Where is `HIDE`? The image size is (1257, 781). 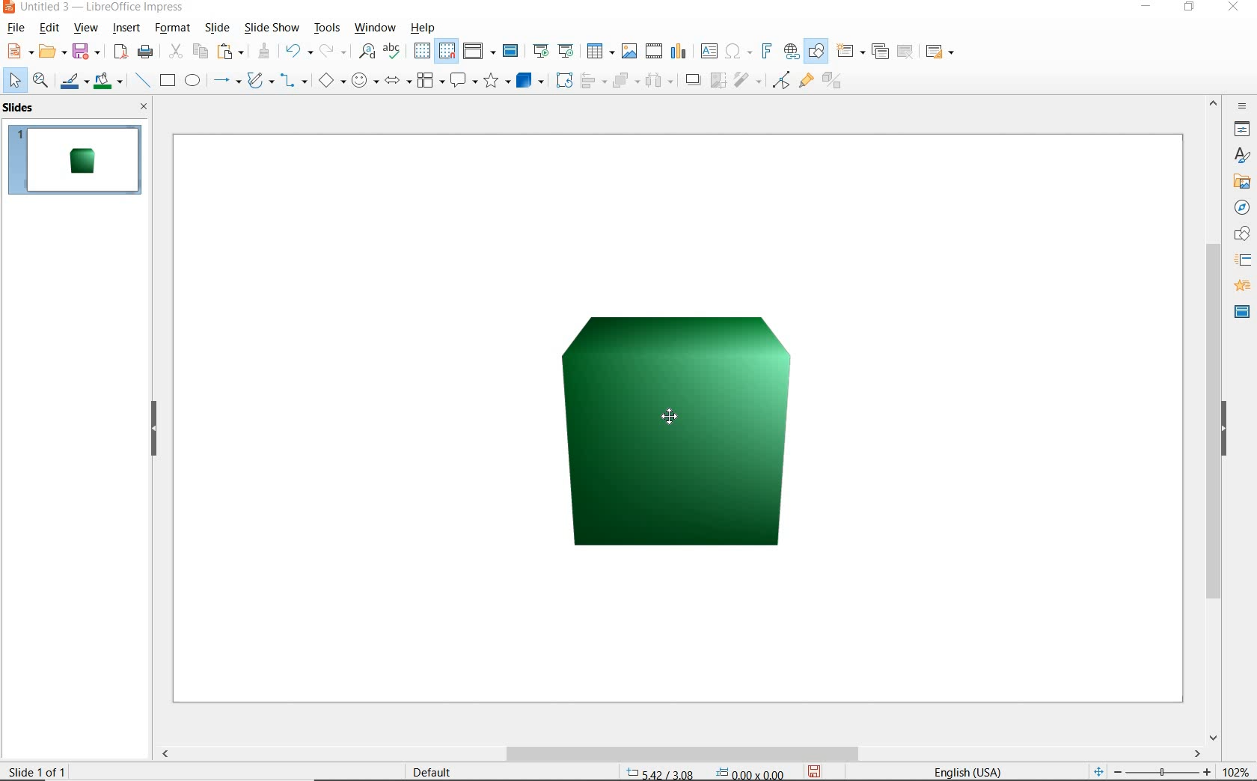
HIDE is located at coordinates (153, 429).